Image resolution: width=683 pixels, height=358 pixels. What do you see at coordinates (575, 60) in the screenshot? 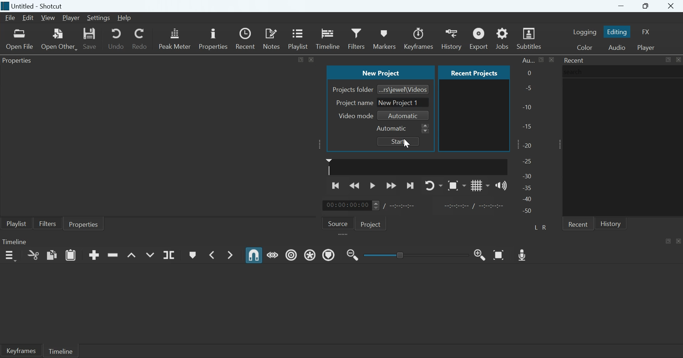
I see `Recent` at bounding box center [575, 60].